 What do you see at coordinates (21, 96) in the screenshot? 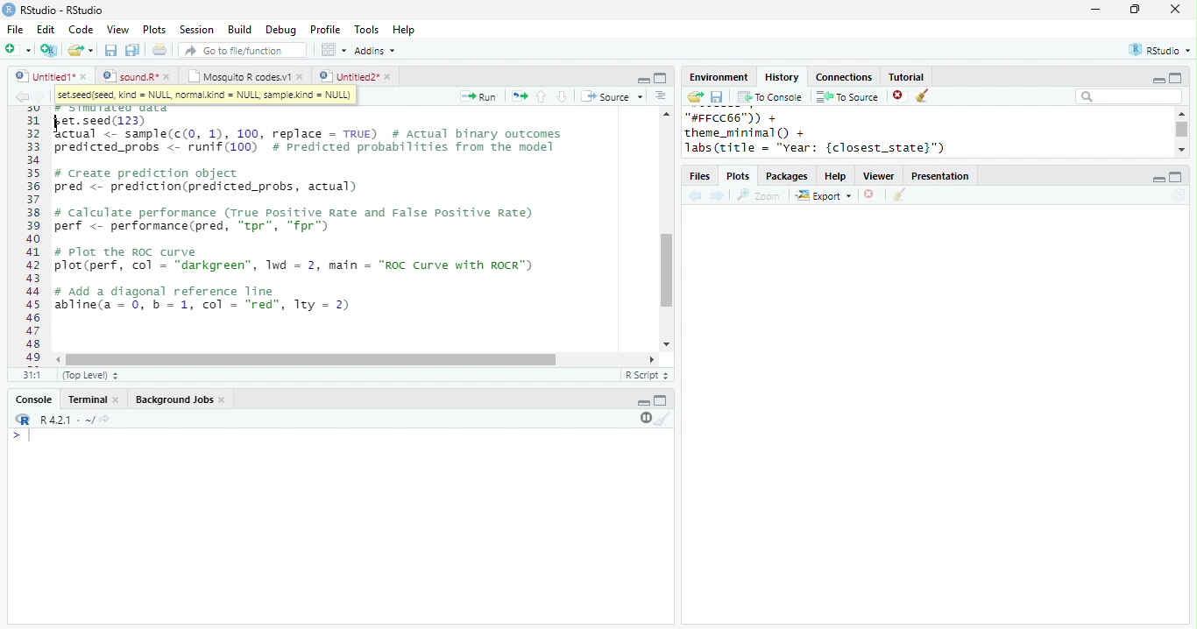
I see `backward` at bounding box center [21, 96].